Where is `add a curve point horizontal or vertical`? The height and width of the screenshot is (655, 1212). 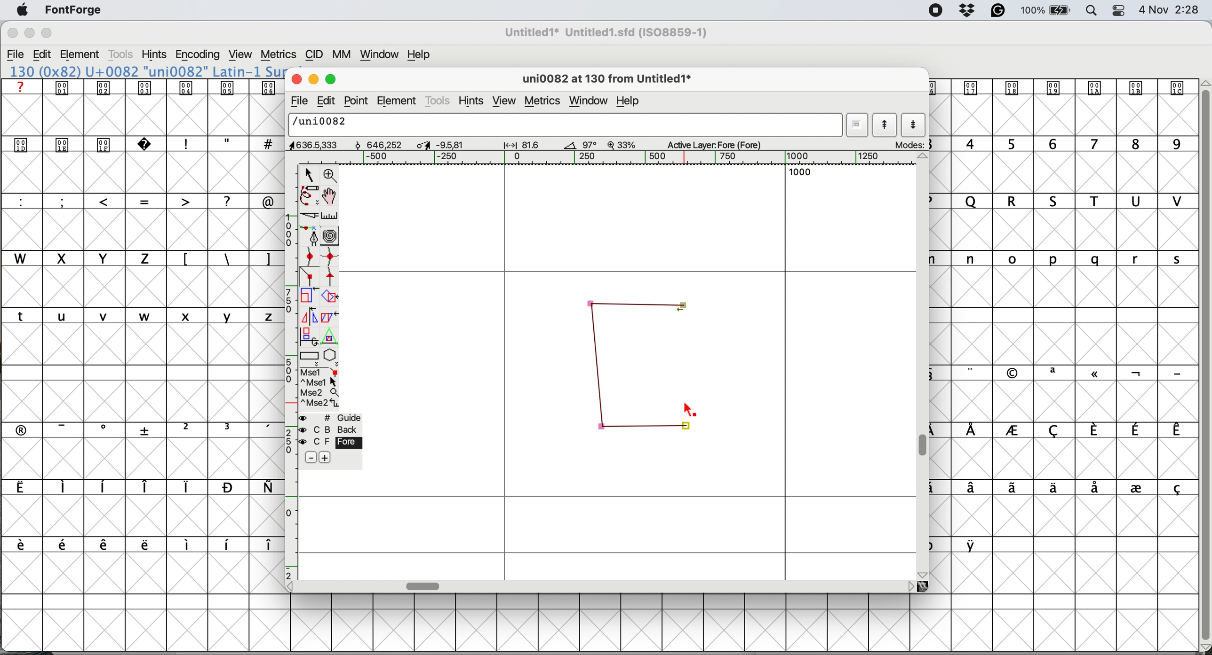
add a curve point horizontal or vertical is located at coordinates (330, 257).